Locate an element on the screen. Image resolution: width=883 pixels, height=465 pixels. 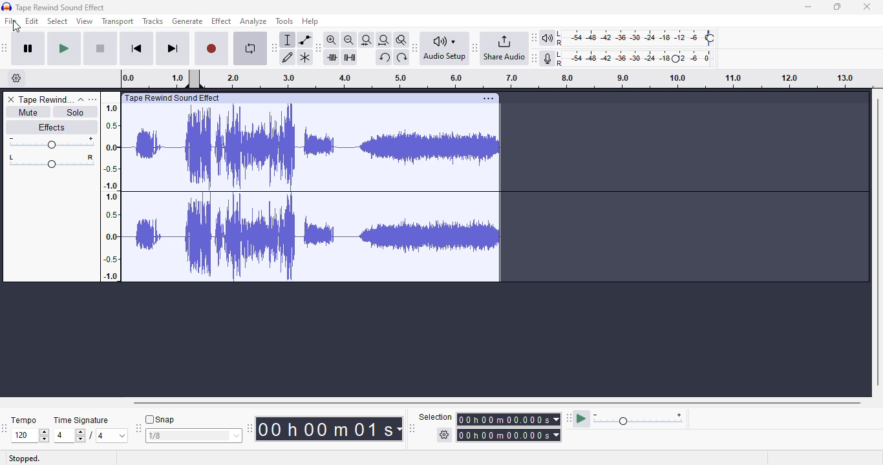
audacity audio setup toolbar is located at coordinates (441, 49).